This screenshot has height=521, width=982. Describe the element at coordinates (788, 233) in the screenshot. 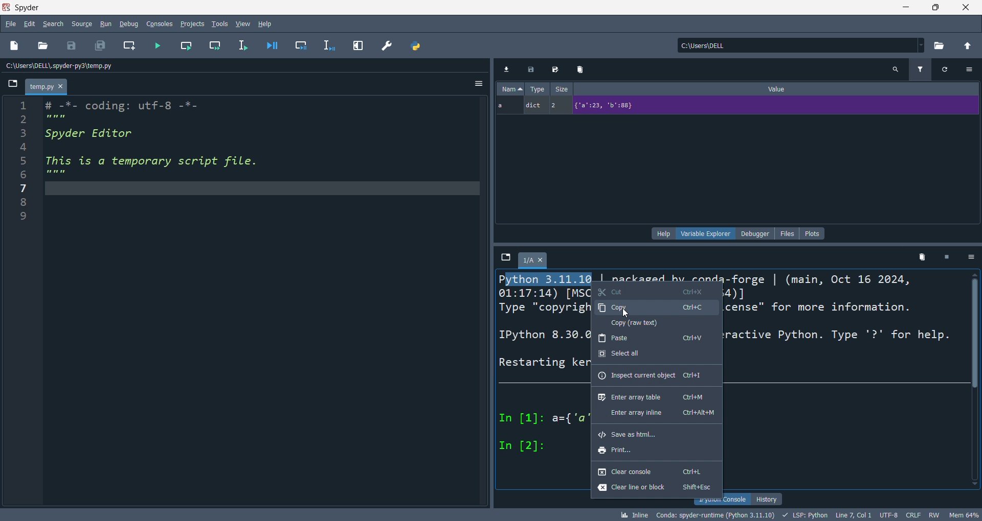

I see `files` at that location.